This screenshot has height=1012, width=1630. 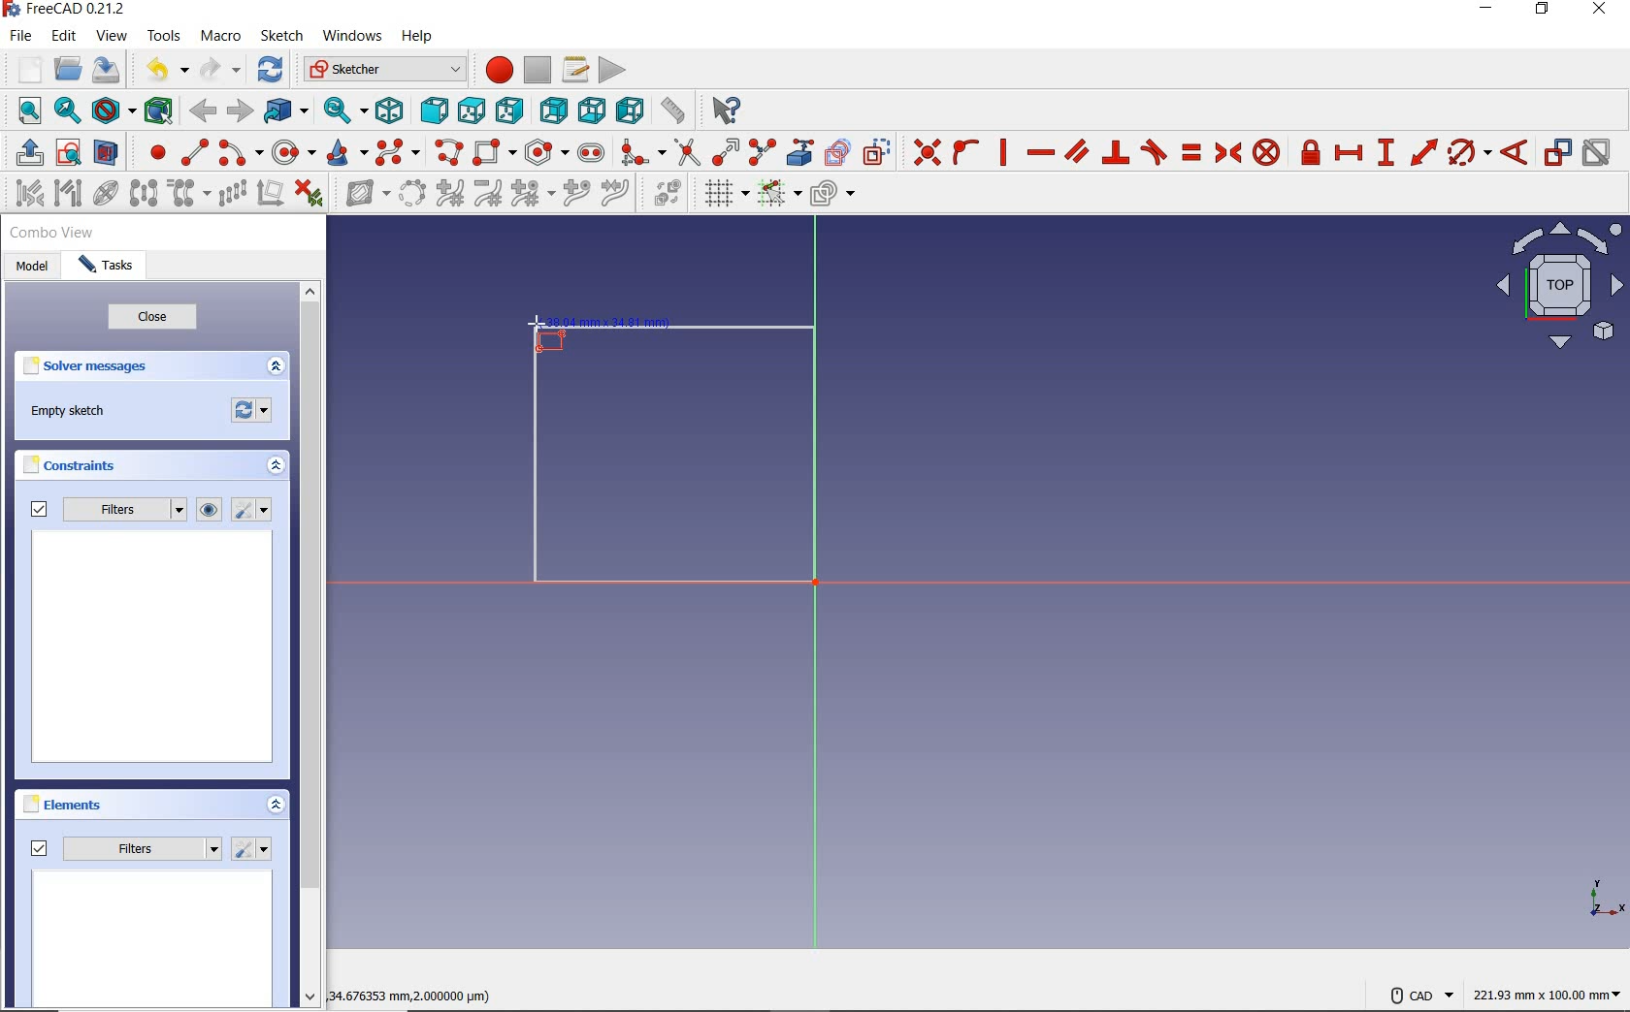 I want to click on constraint angle, so click(x=1516, y=151).